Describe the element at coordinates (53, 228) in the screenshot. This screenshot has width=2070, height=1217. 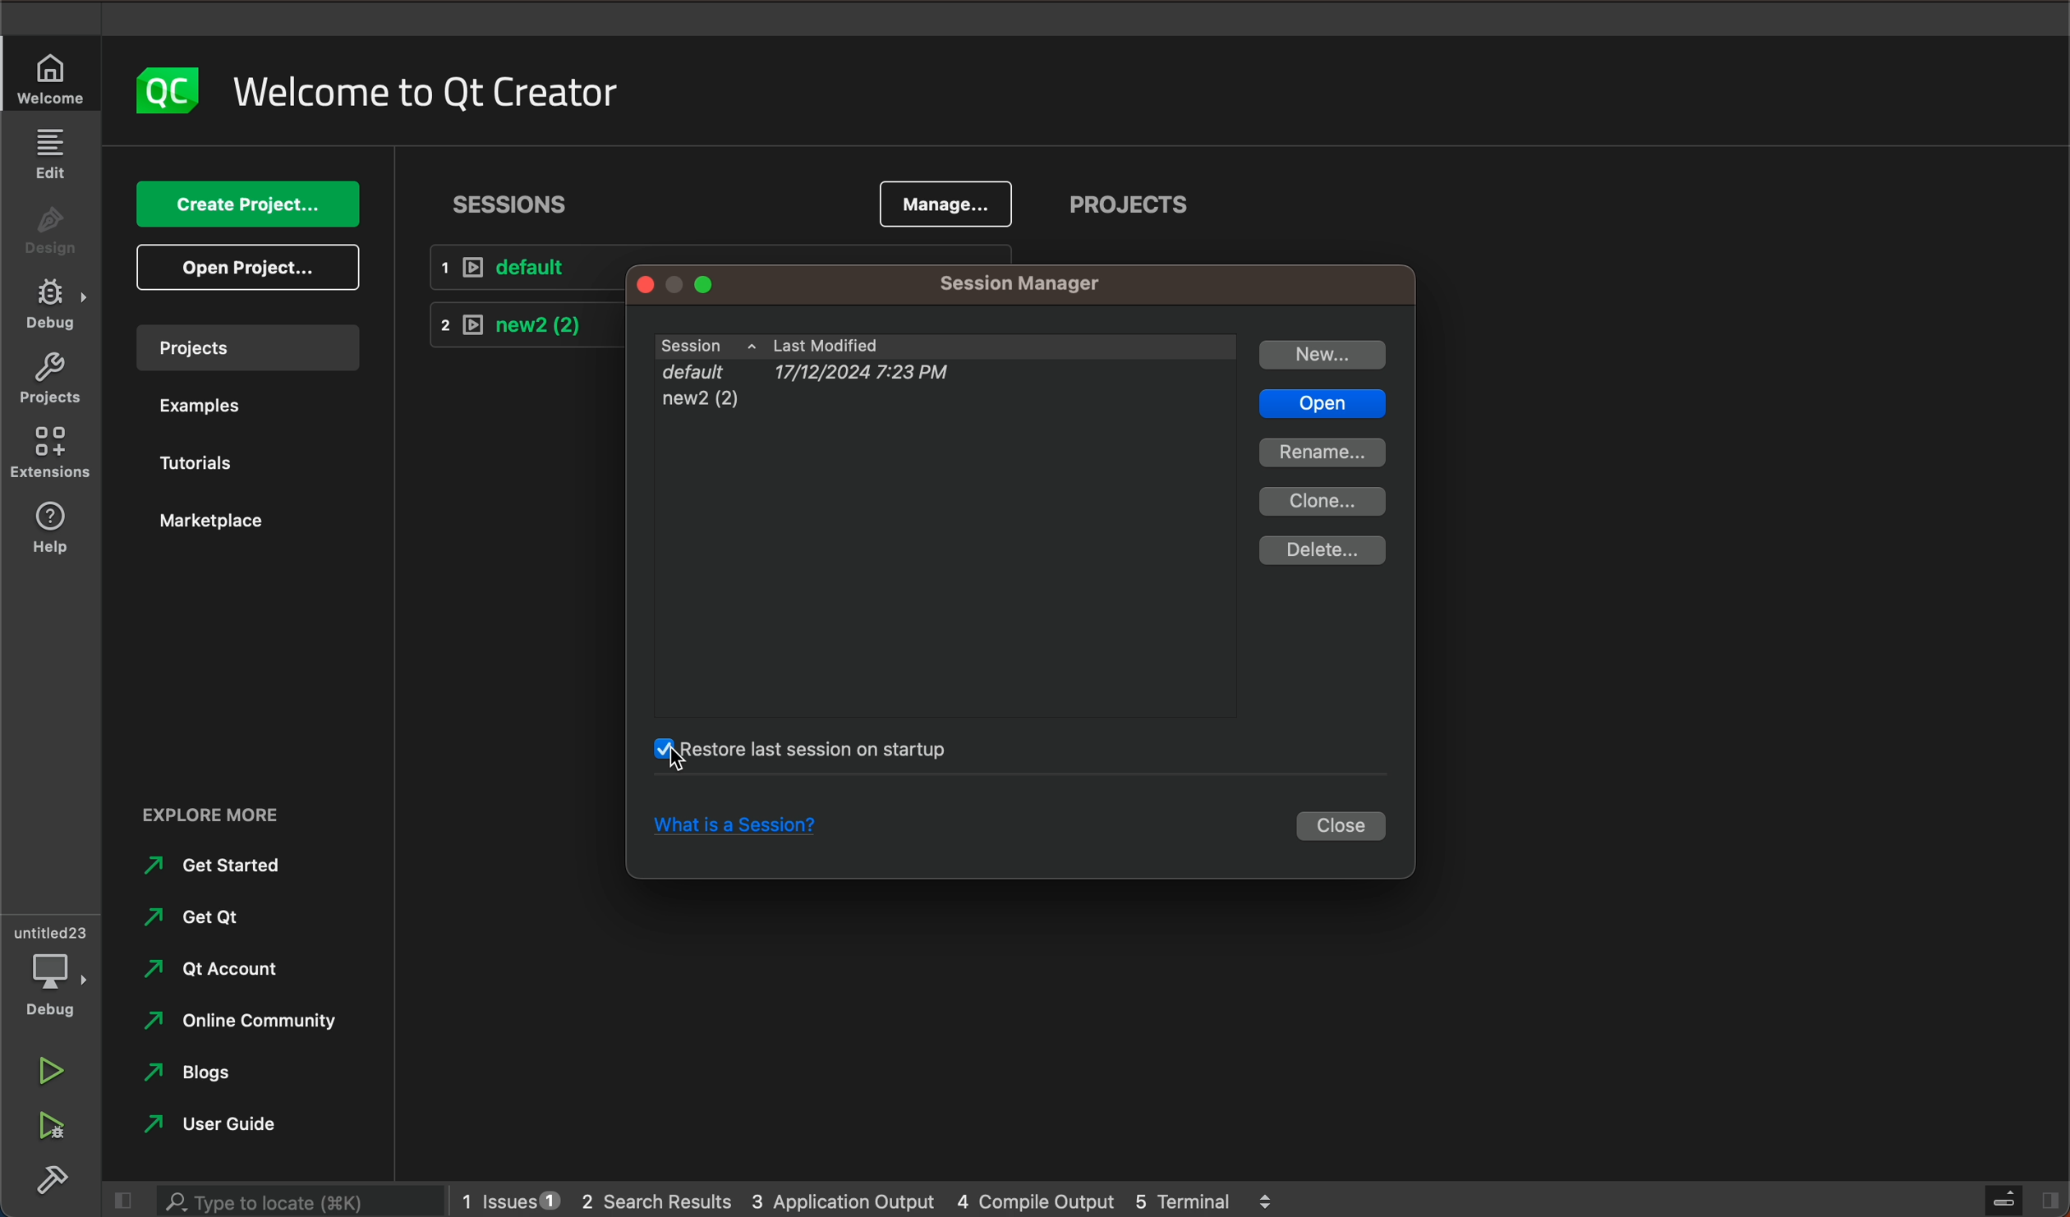
I see `design` at that location.